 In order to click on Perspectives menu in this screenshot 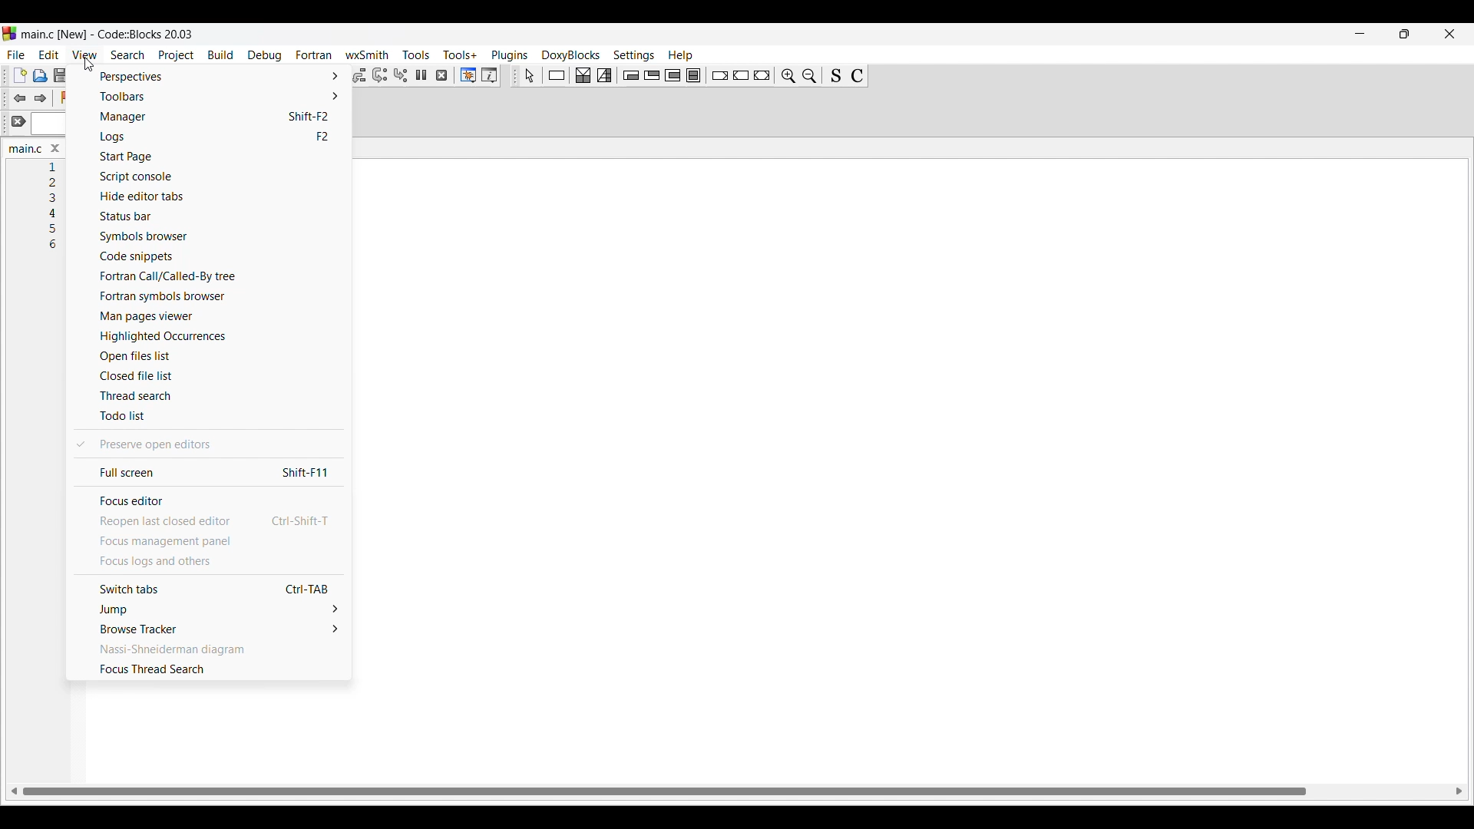, I will do `click(211, 77)`.